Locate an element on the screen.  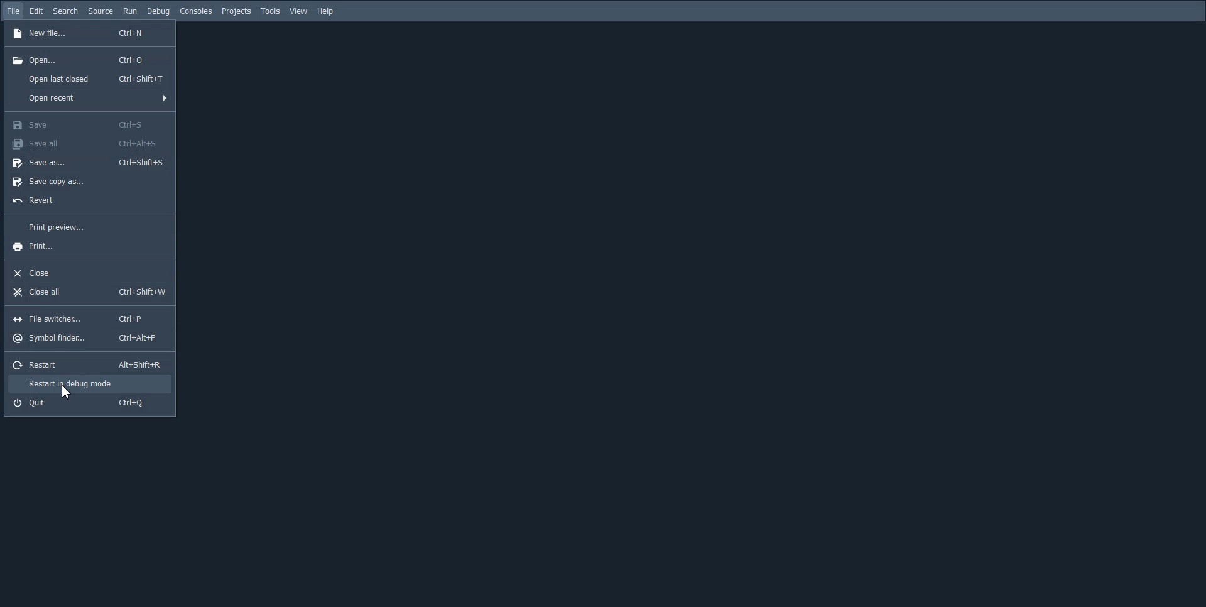
Quit is located at coordinates (89, 405).